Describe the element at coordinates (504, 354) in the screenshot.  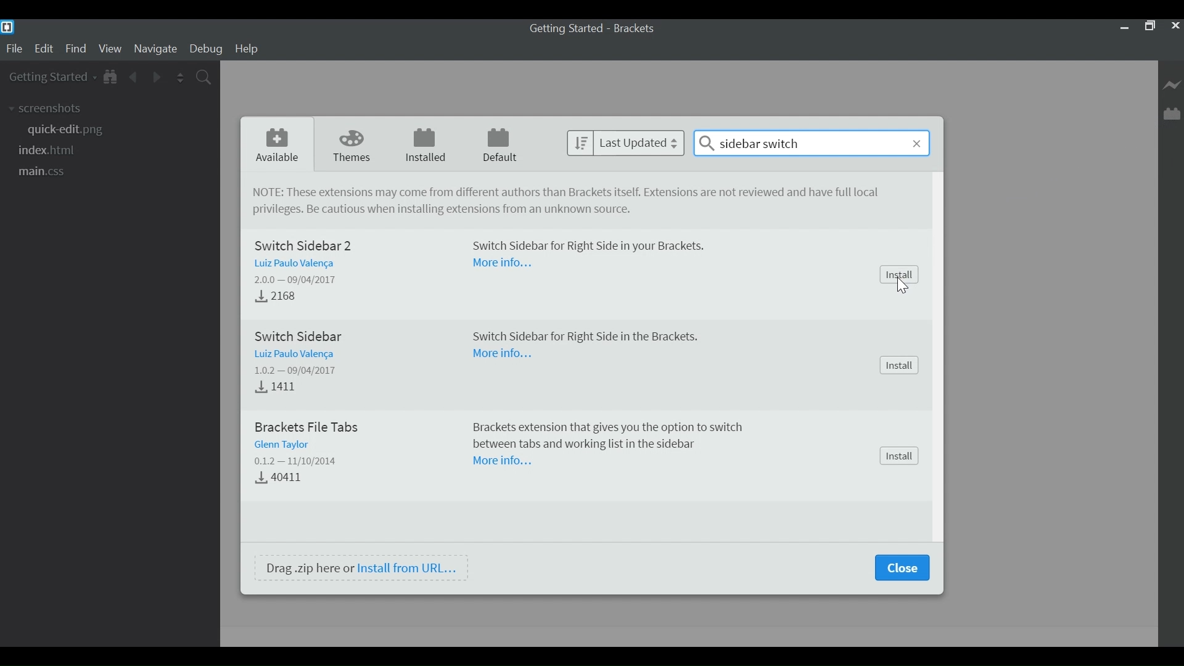
I see `More Information` at that location.